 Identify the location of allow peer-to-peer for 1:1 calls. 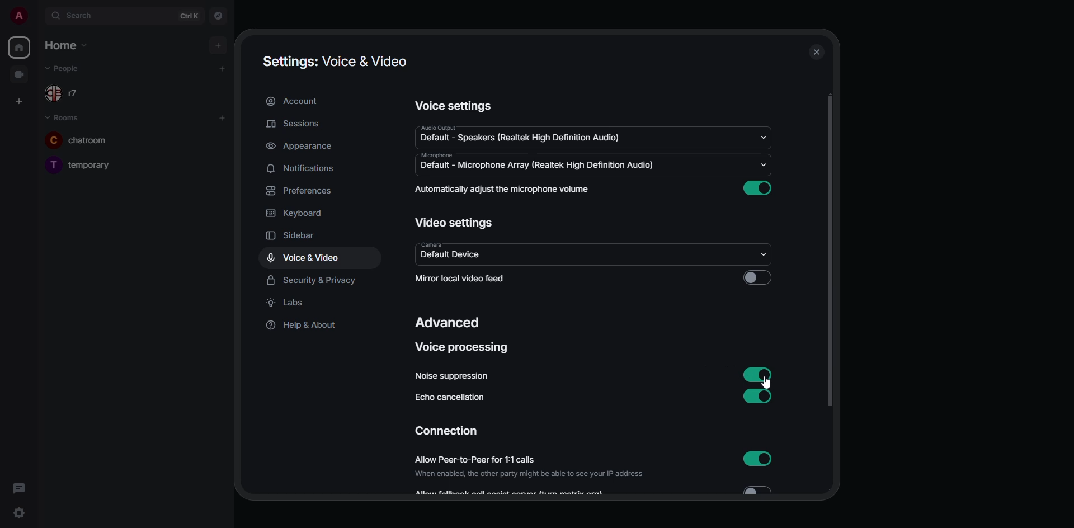
(527, 467).